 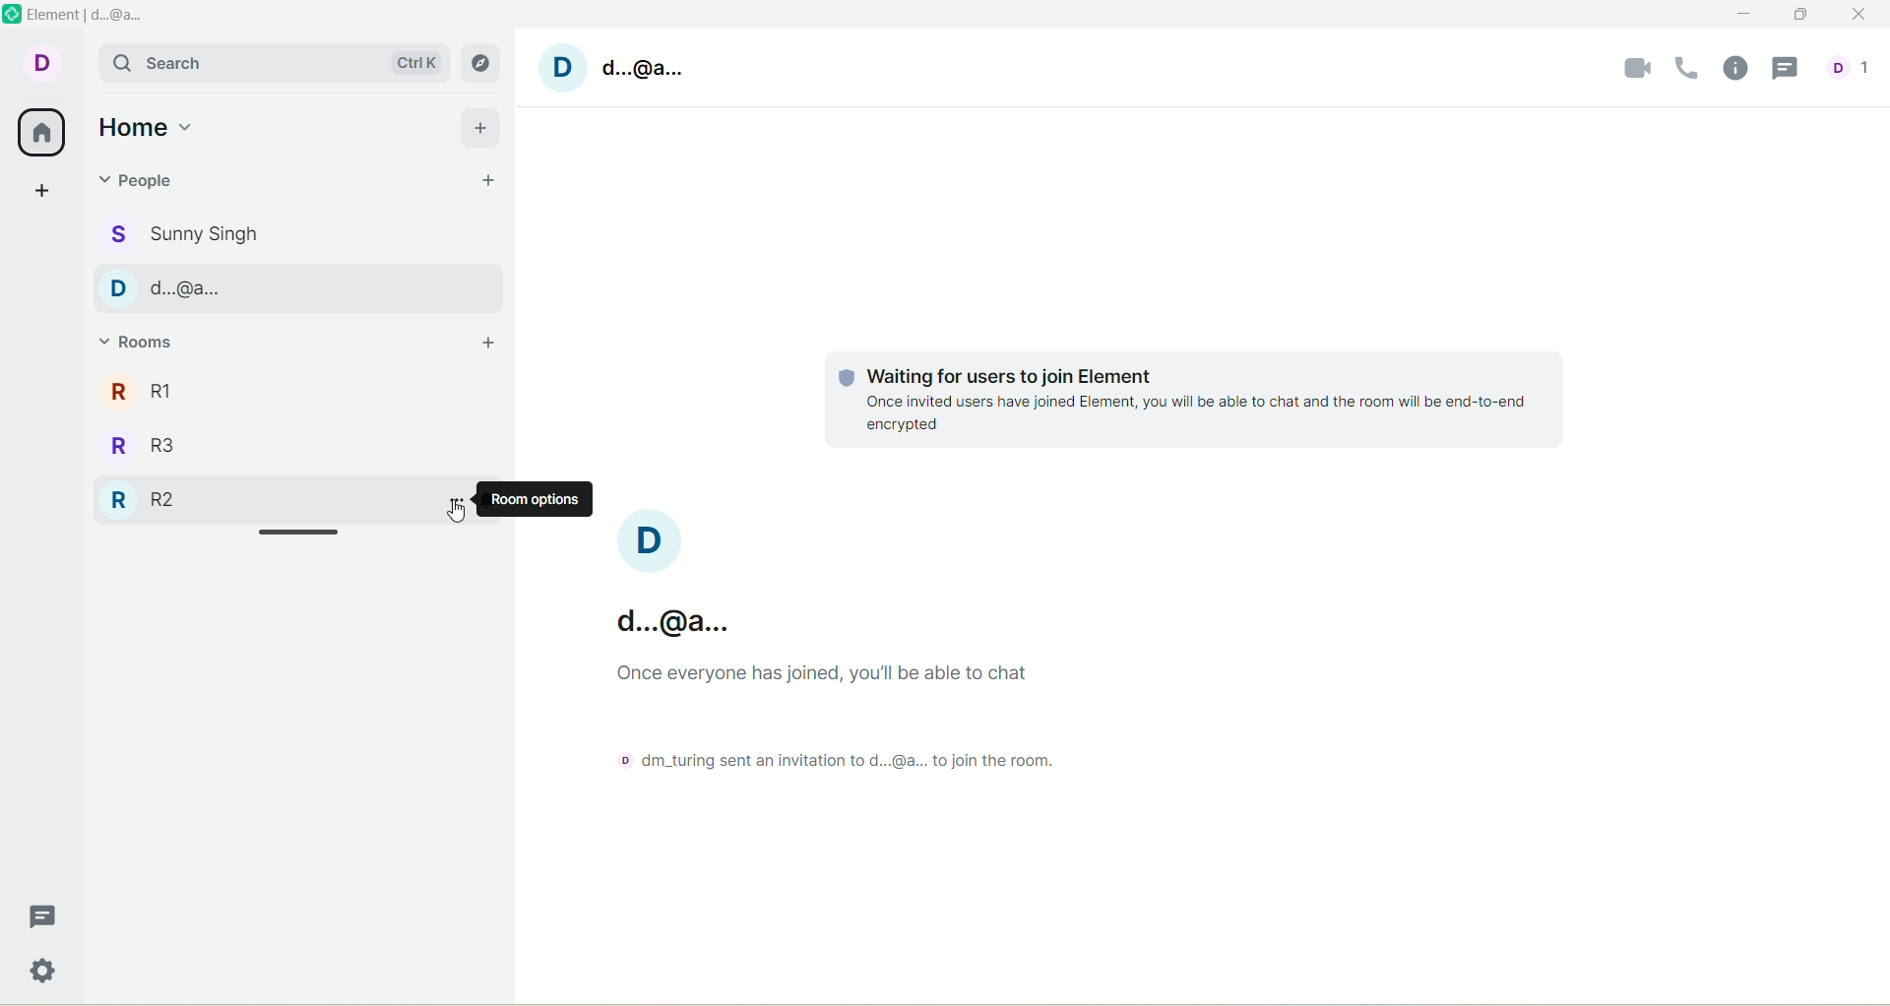 I want to click on settings, so click(x=44, y=974).